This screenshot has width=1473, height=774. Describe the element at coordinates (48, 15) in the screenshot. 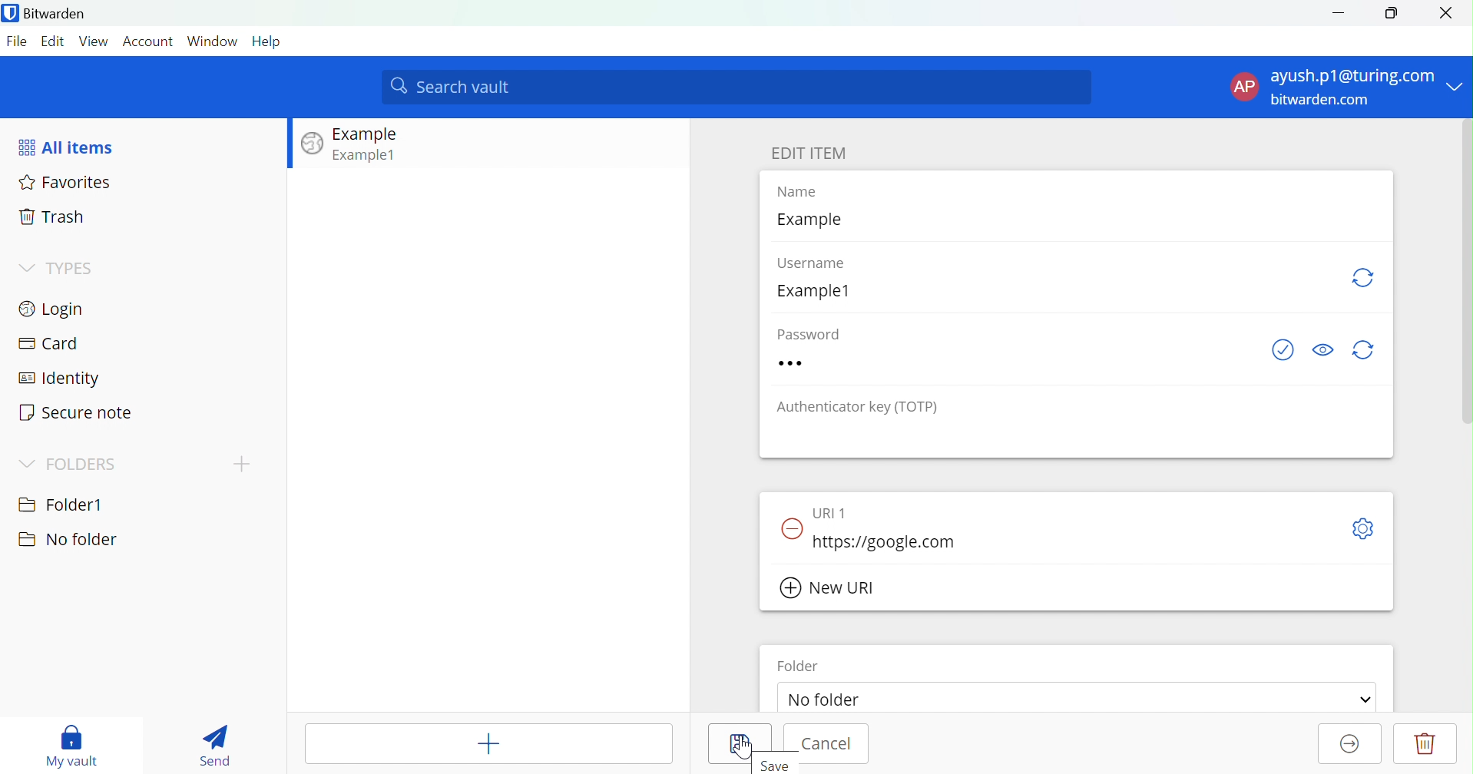

I see `Bitwarden` at that location.